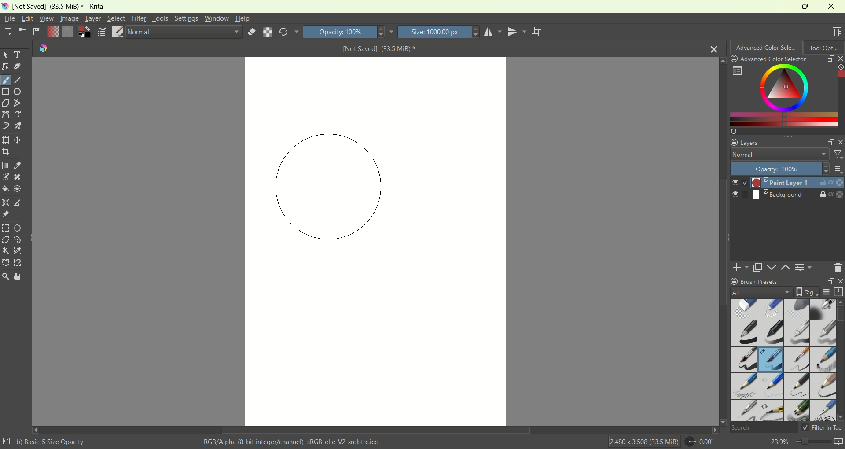 The height and width of the screenshot is (449, 845). What do you see at coordinates (840, 142) in the screenshot?
I see `close docker` at bounding box center [840, 142].